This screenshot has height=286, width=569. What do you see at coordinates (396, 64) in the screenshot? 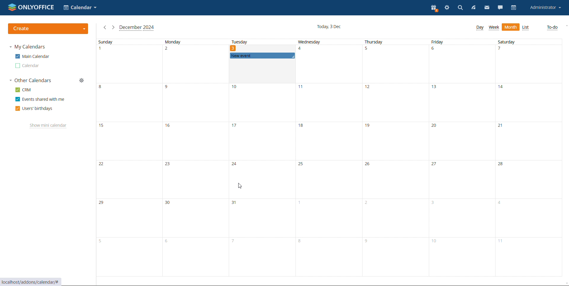
I see `date` at bounding box center [396, 64].